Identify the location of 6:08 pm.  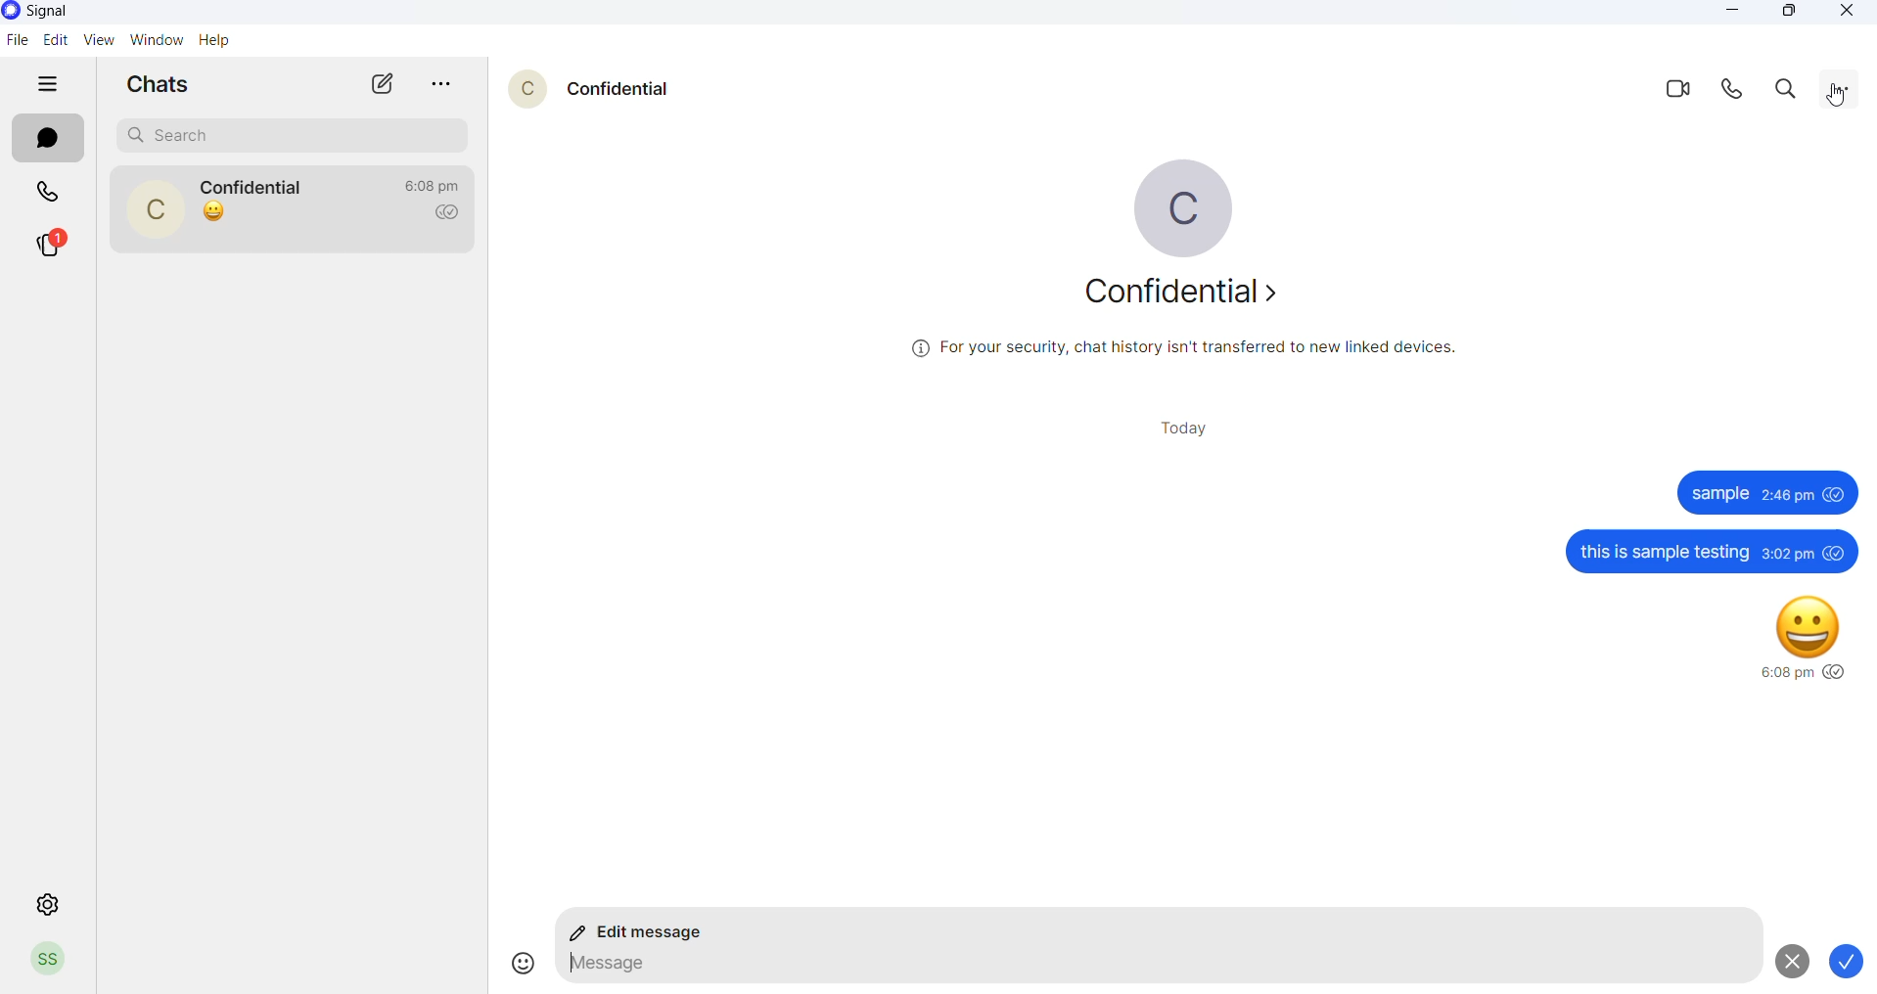
(1784, 674).